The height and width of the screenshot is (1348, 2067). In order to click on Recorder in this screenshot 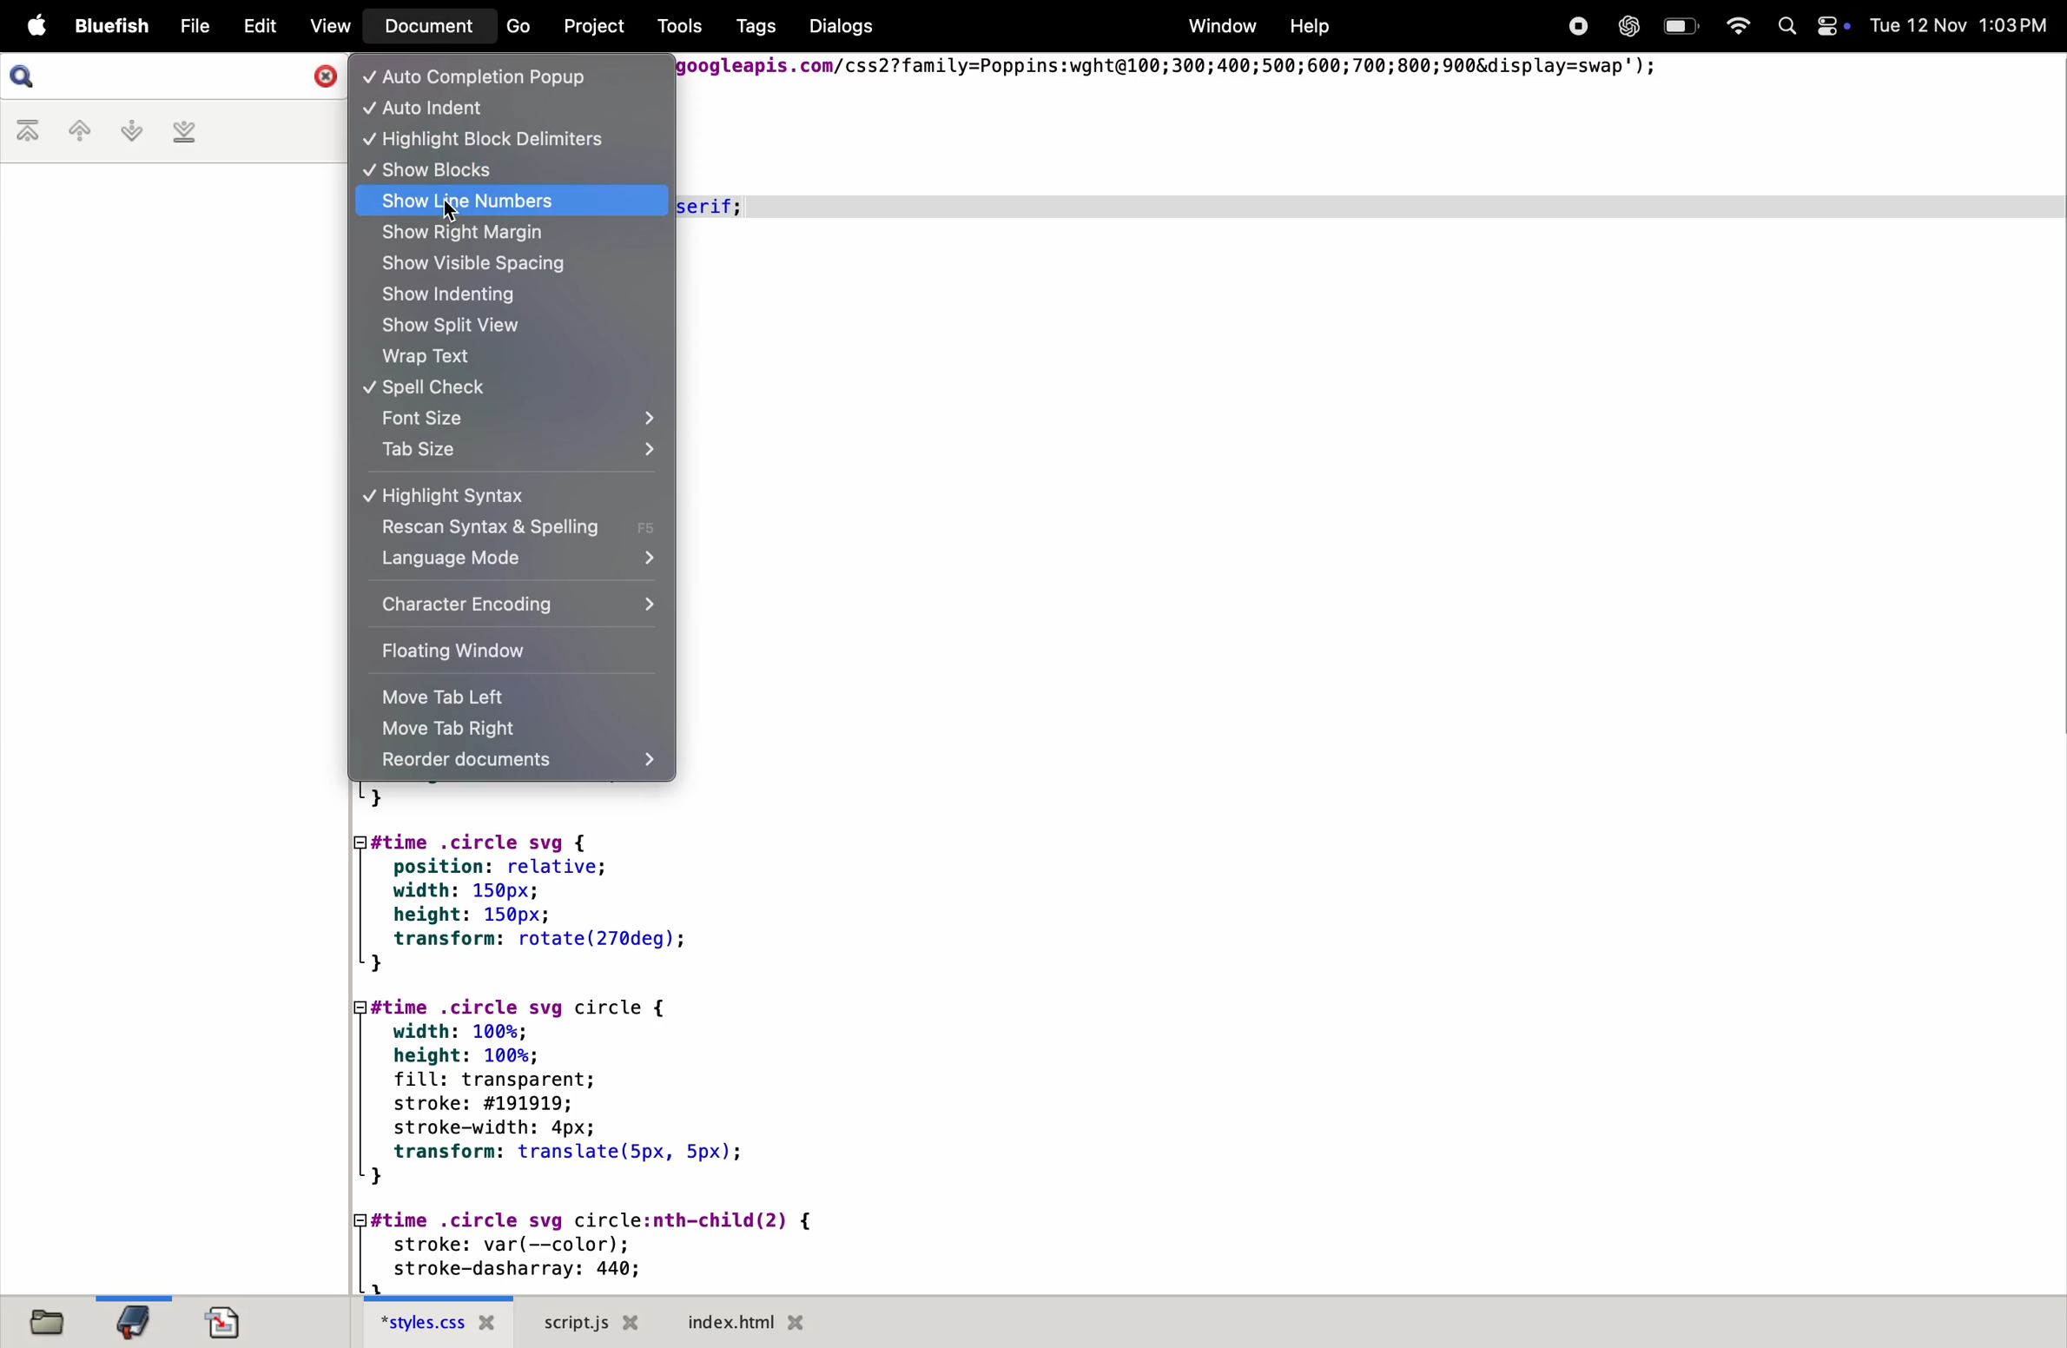, I will do `click(1571, 26)`.